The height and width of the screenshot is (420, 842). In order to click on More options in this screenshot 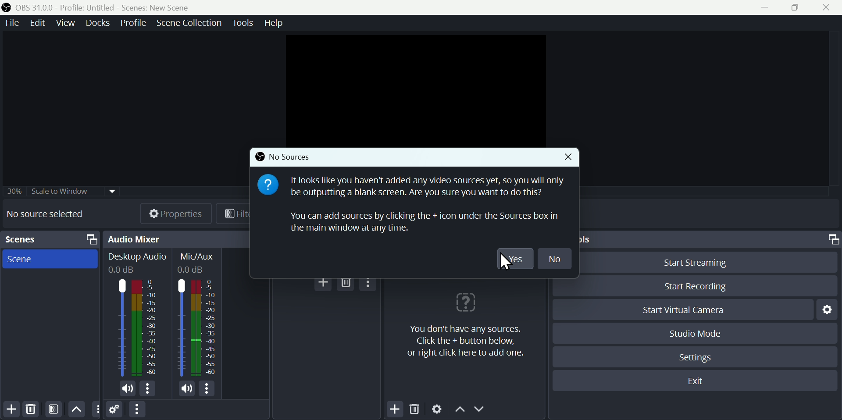, I will do `click(97, 409)`.